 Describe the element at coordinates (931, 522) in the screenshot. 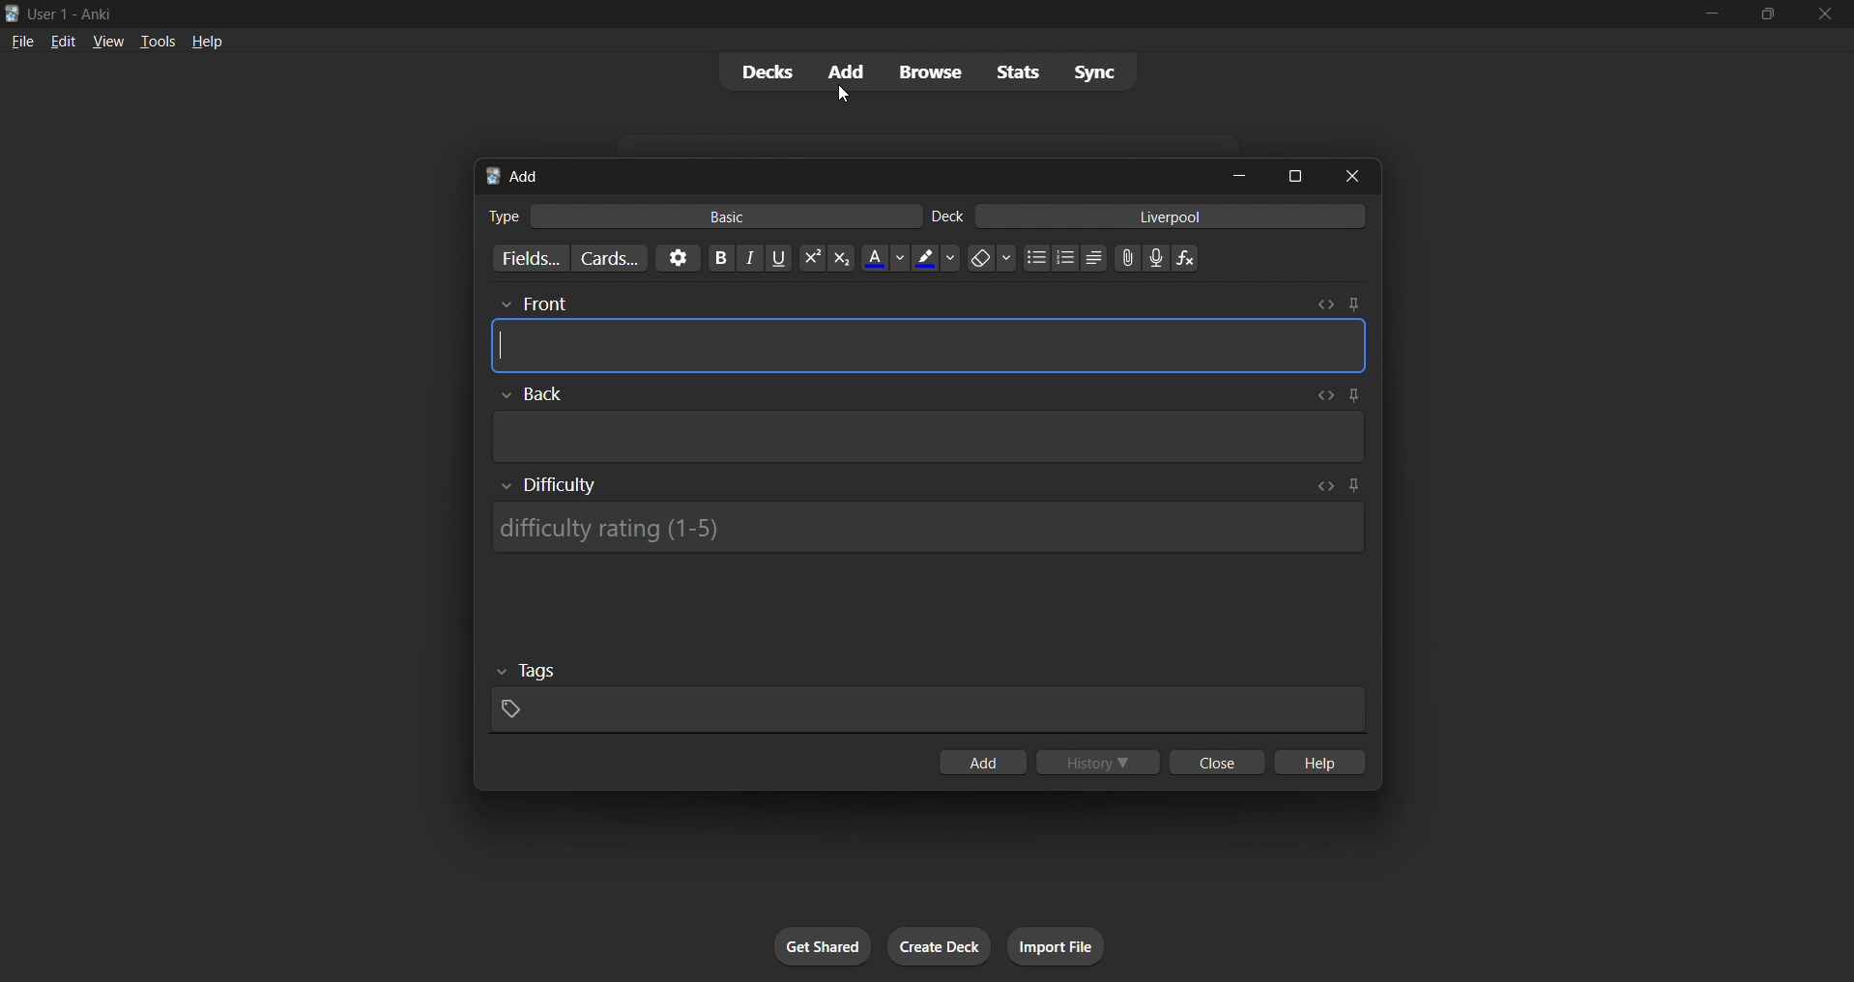

I see `card difficulty input box` at that location.